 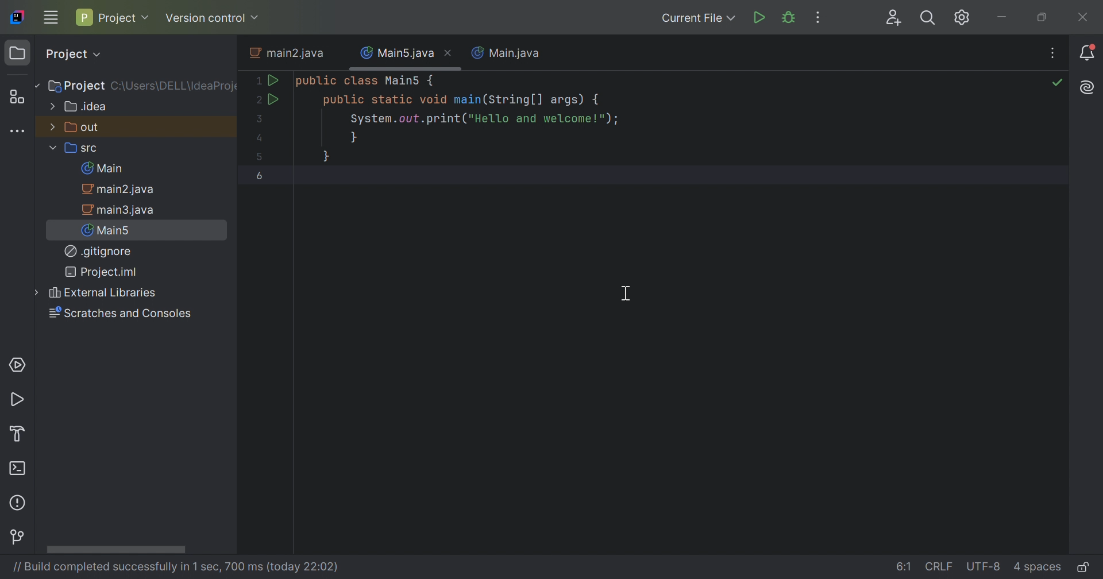 I want to click on External Libraries, so click(x=92, y=293).